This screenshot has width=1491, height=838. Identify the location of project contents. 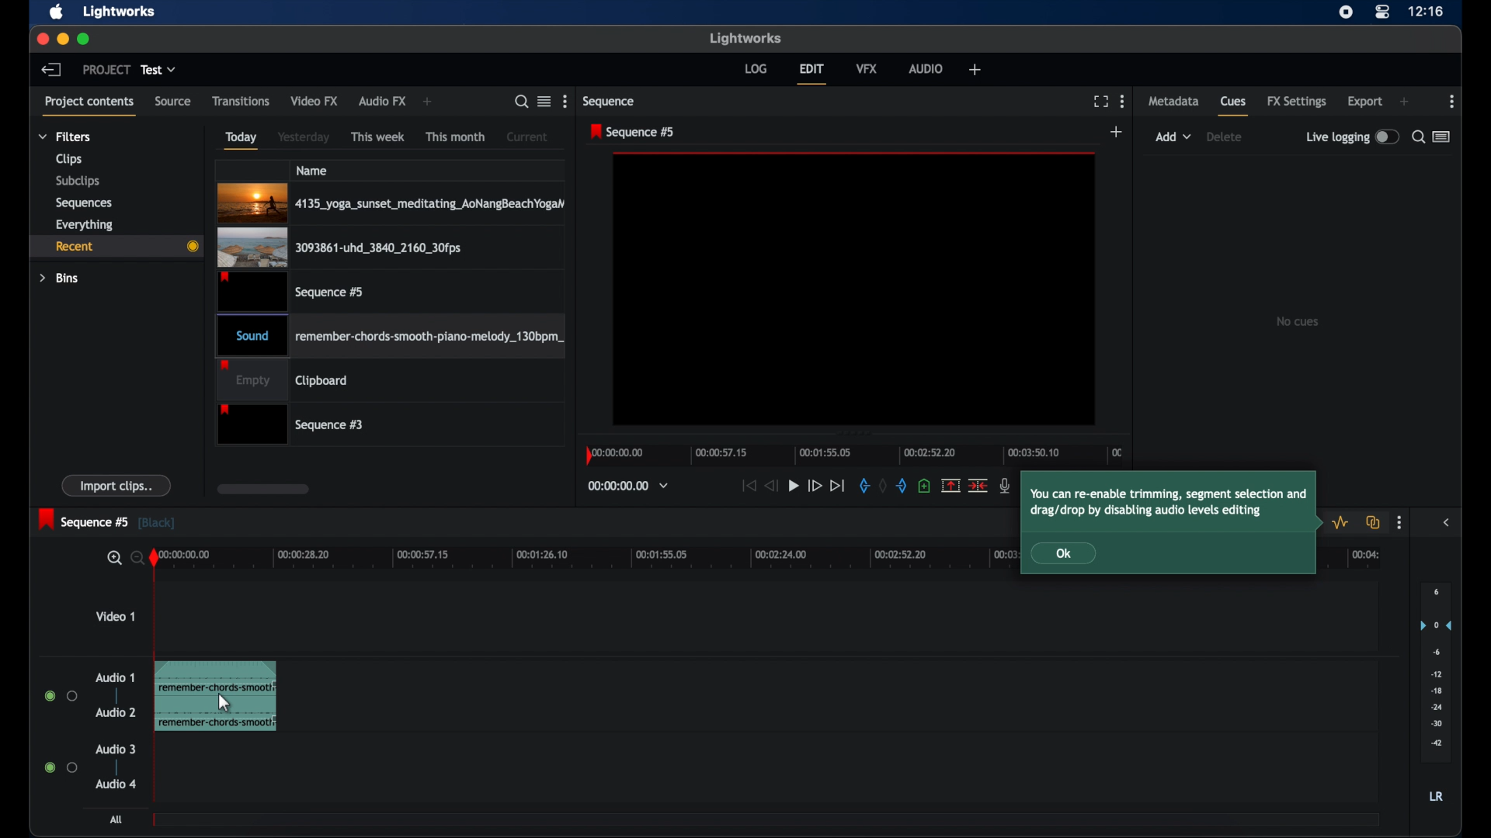
(92, 106).